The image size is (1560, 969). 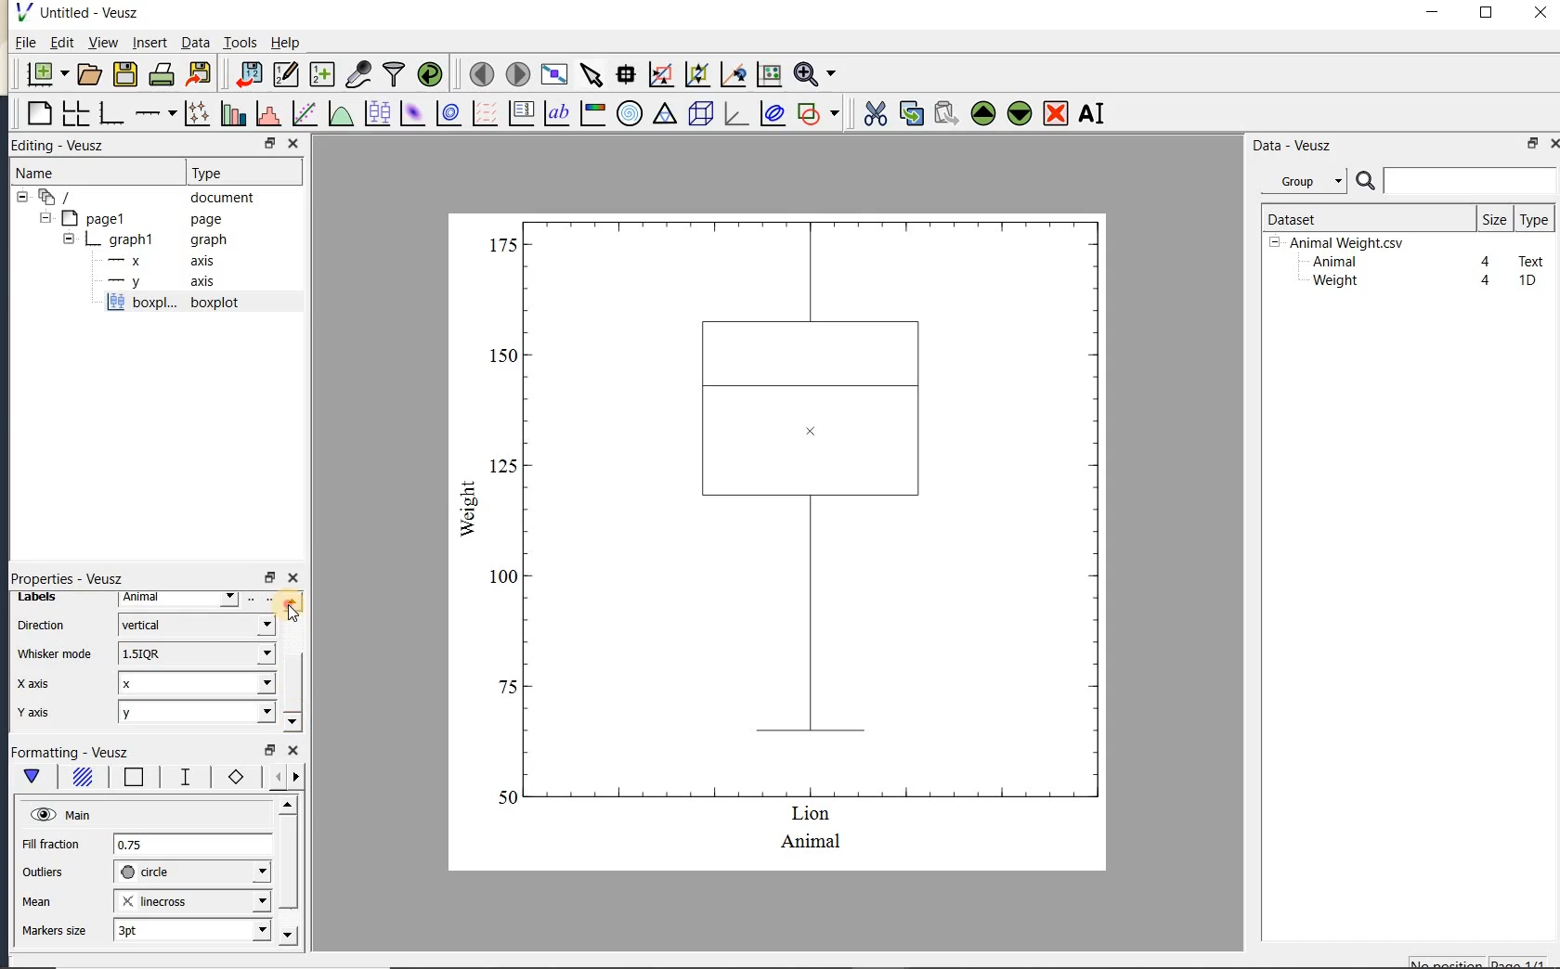 I want to click on edit and enter new datasets, so click(x=285, y=74).